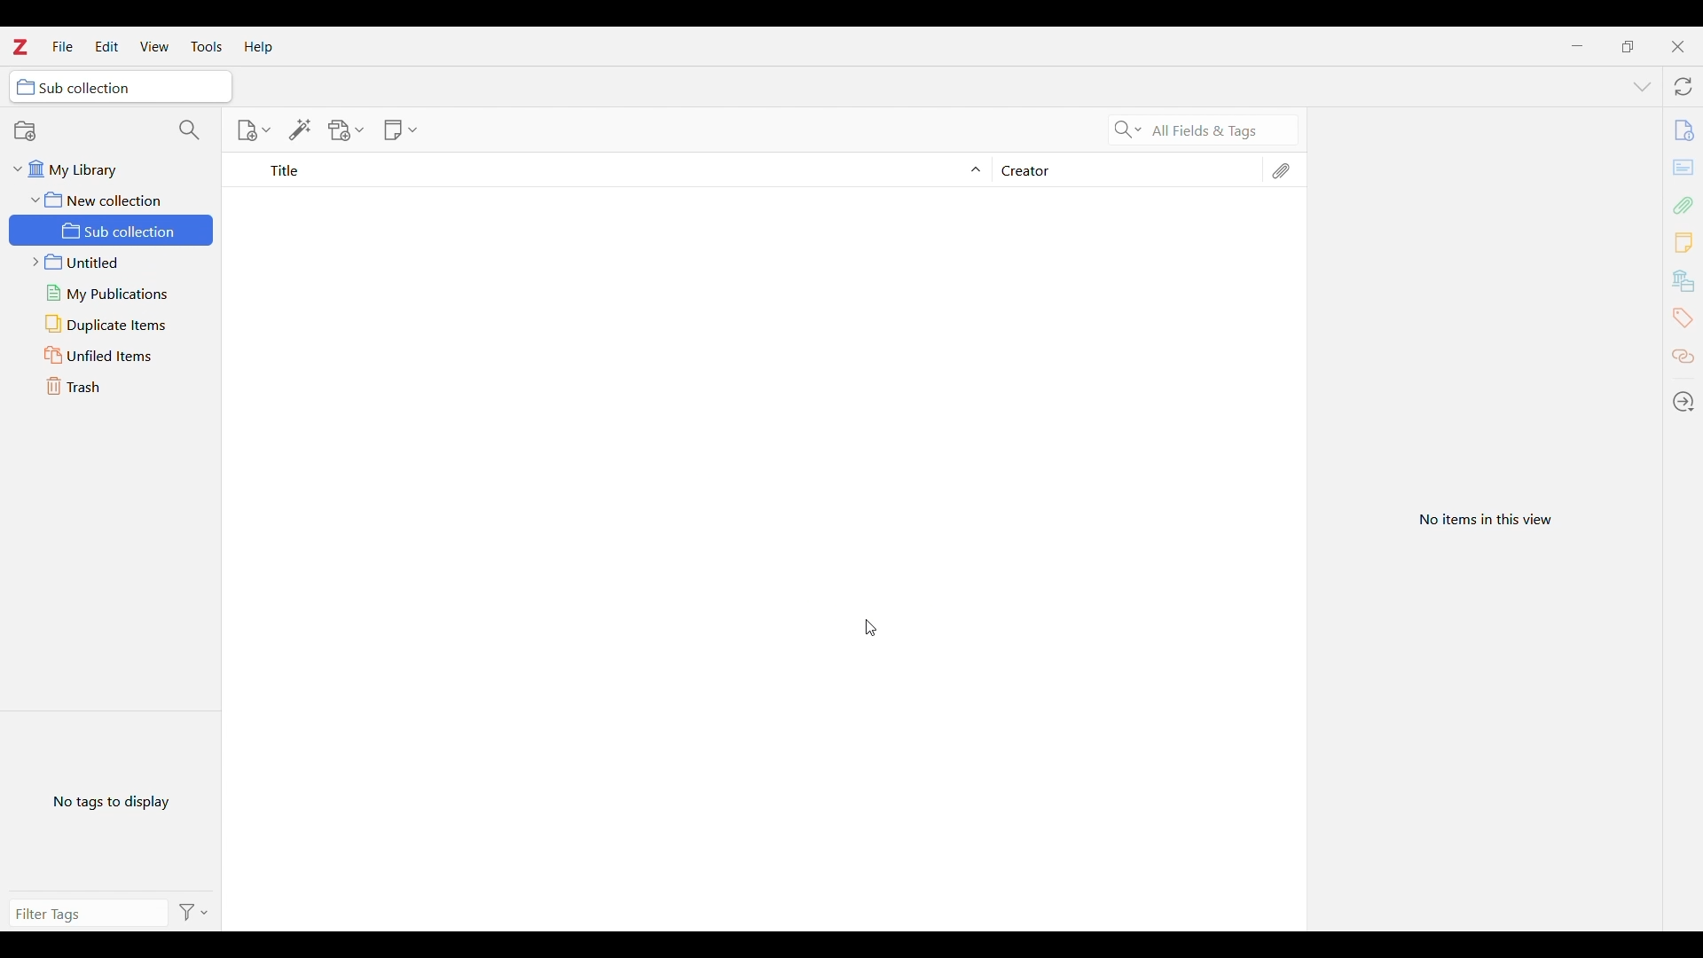  I want to click on Duplicate items folder, so click(111, 294).